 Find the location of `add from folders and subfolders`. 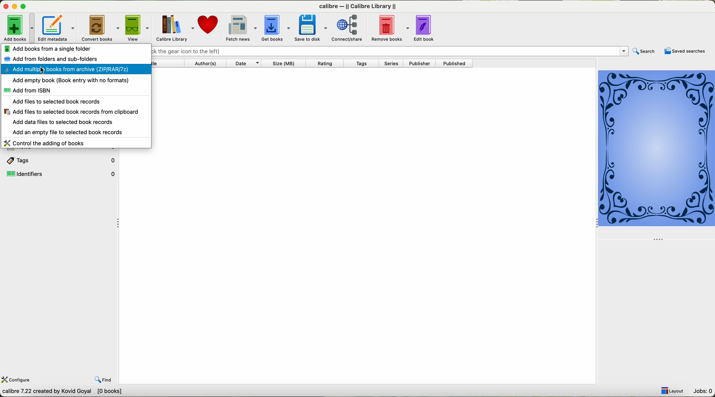

add from folders and subfolders is located at coordinates (53, 59).